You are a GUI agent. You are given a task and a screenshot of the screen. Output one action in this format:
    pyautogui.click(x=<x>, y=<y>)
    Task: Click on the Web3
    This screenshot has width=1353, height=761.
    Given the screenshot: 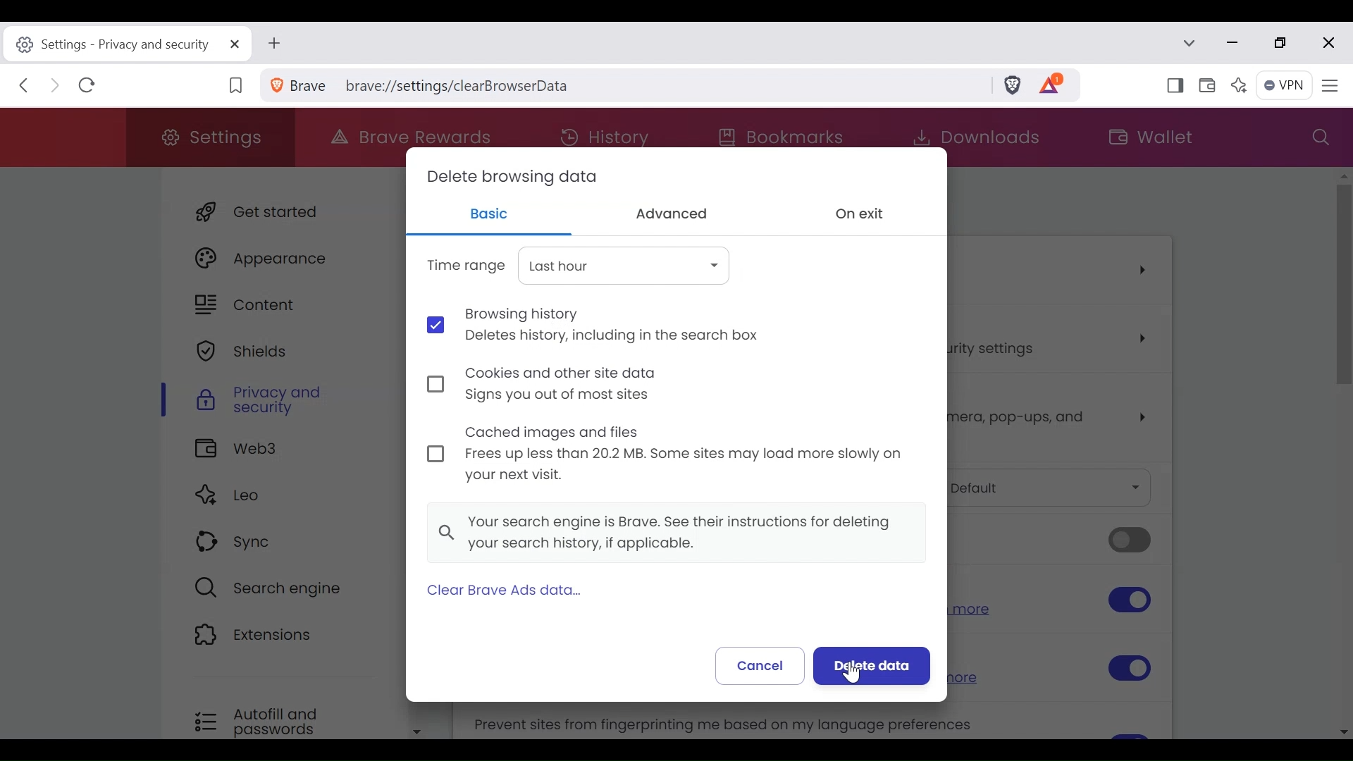 What is the action you would take?
    pyautogui.click(x=278, y=451)
    